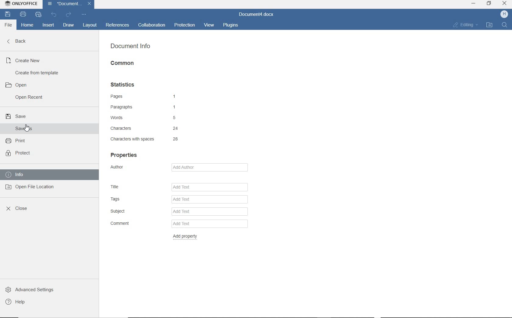  What do you see at coordinates (502, 15) in the screenshot?
I see `H` at bounding box center [502, 15].